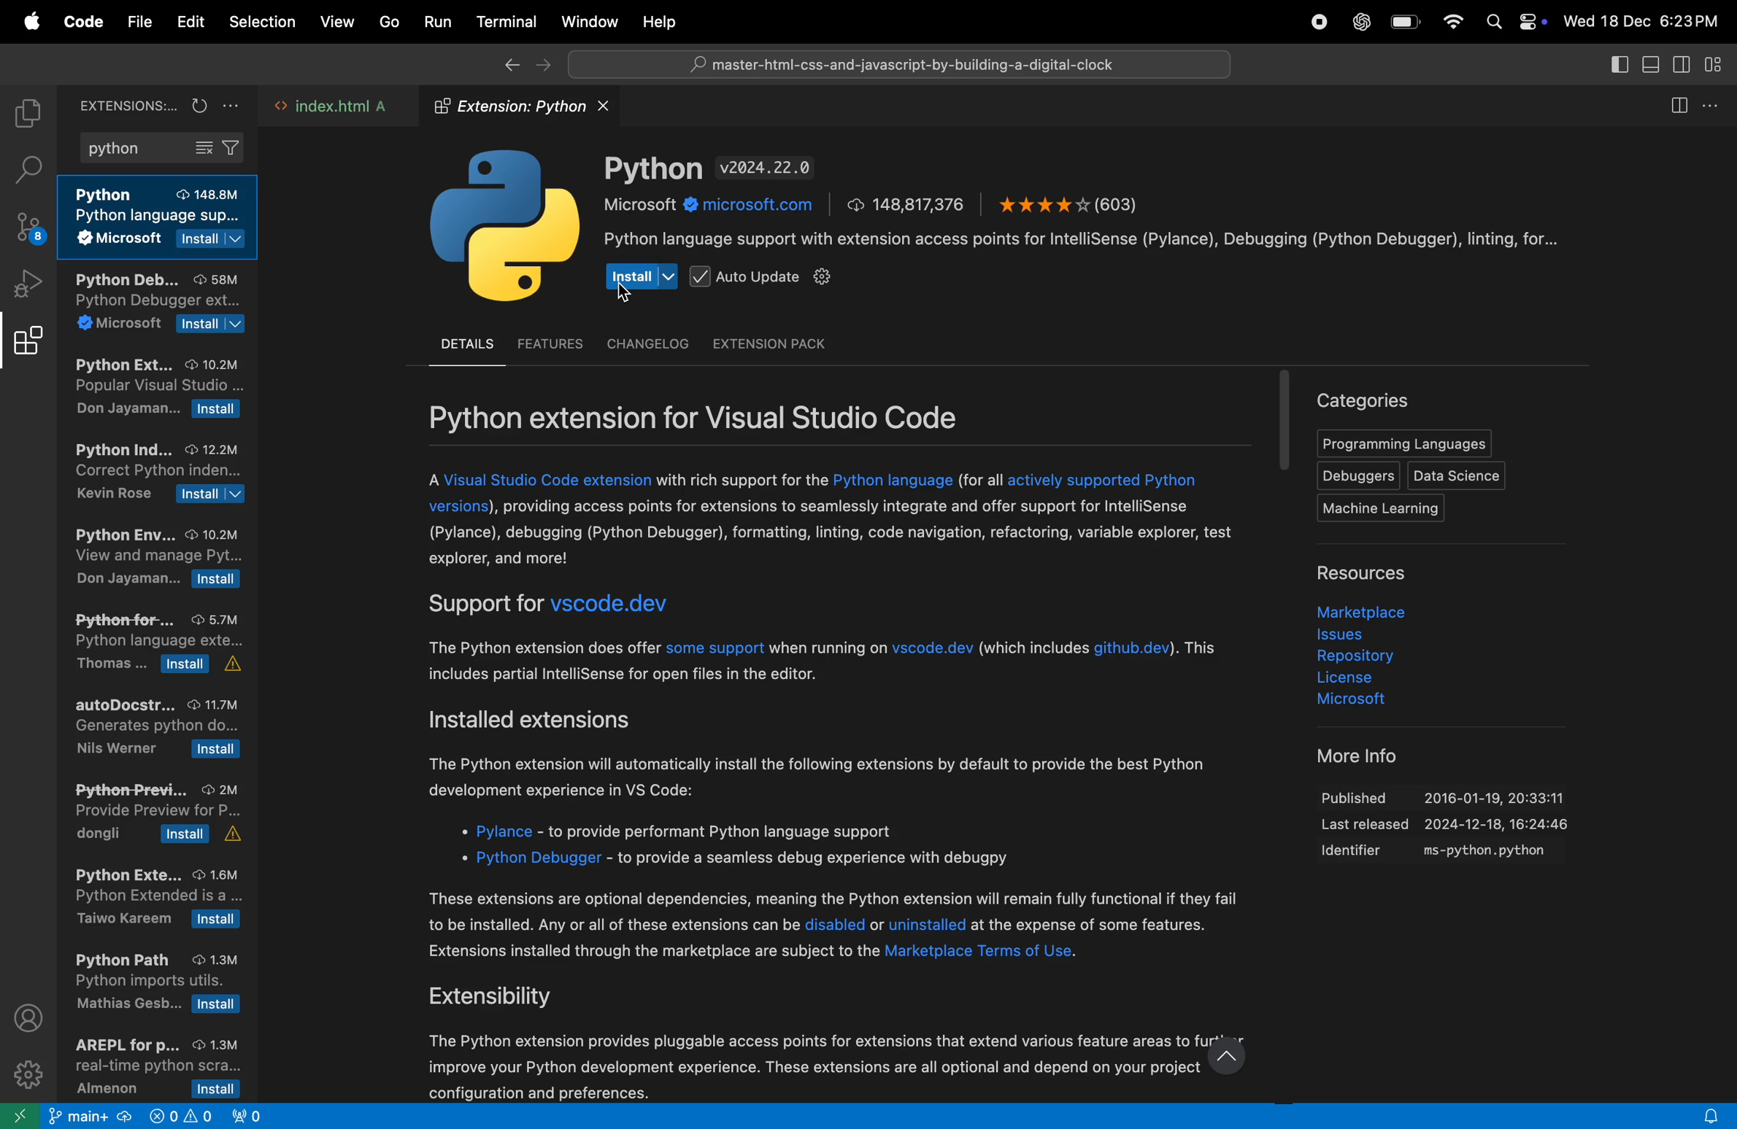 Image resolution: width=1737 pixels, height=1129 pixels. Describe the element at coordinates (121, 104) in the screenshot. I see `extensions` at that location.